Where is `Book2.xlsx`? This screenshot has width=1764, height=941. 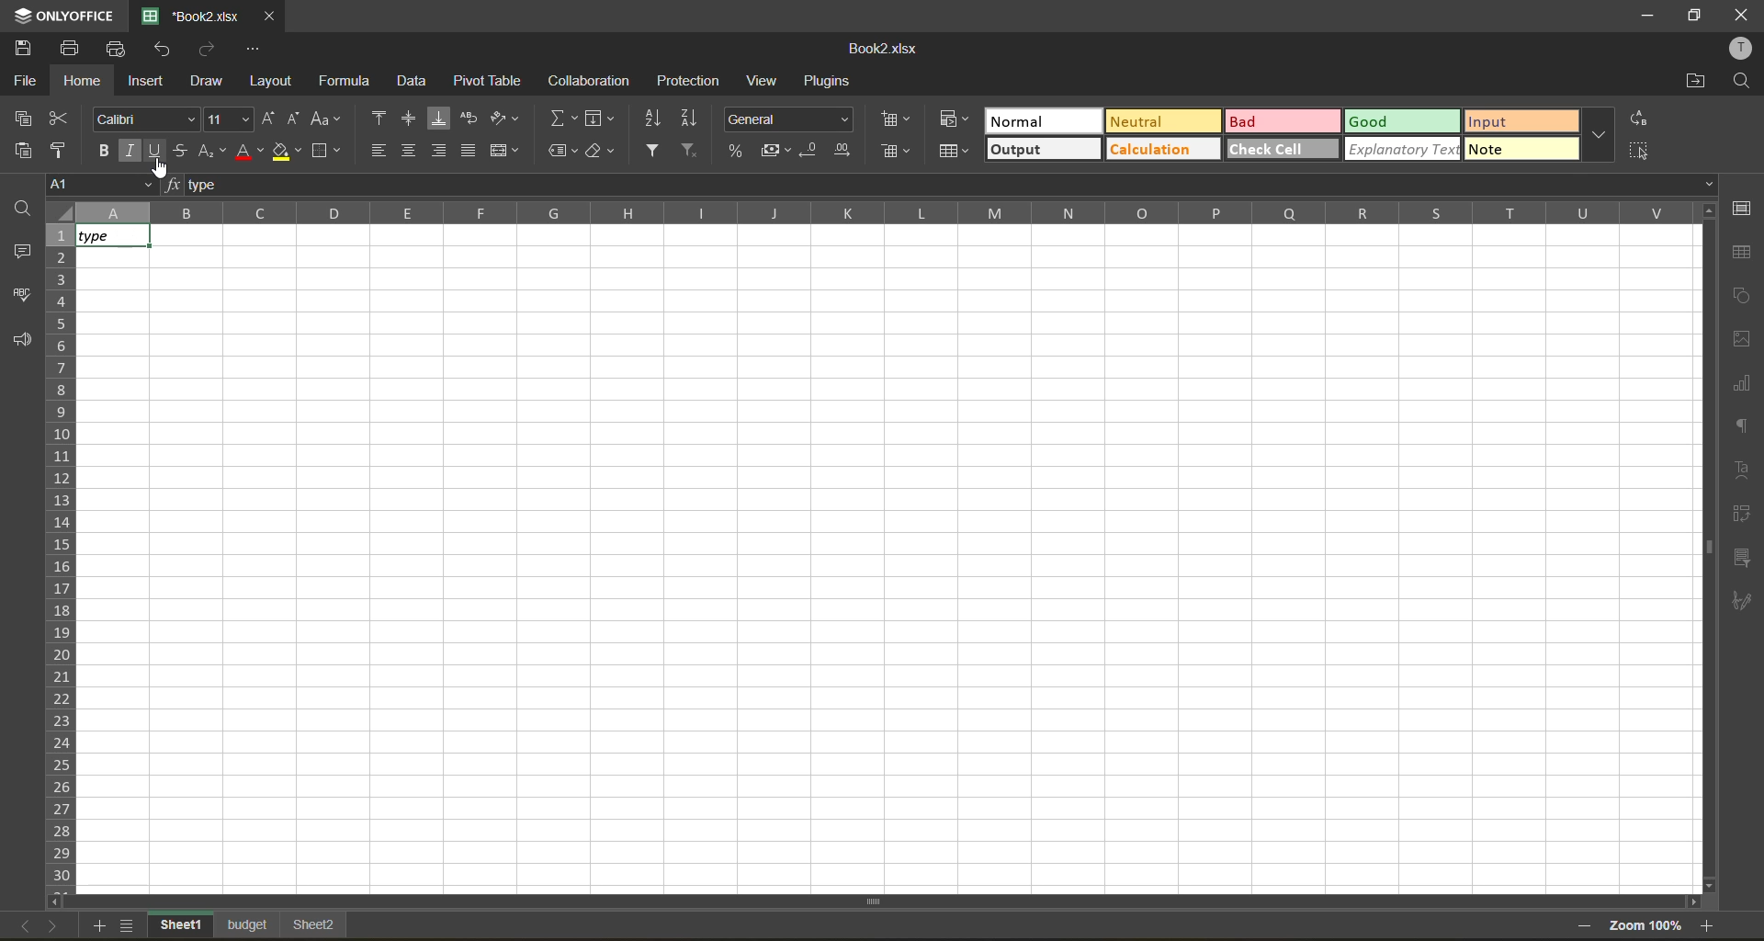 Book2.xlsx is located at coordinates (194, 15).